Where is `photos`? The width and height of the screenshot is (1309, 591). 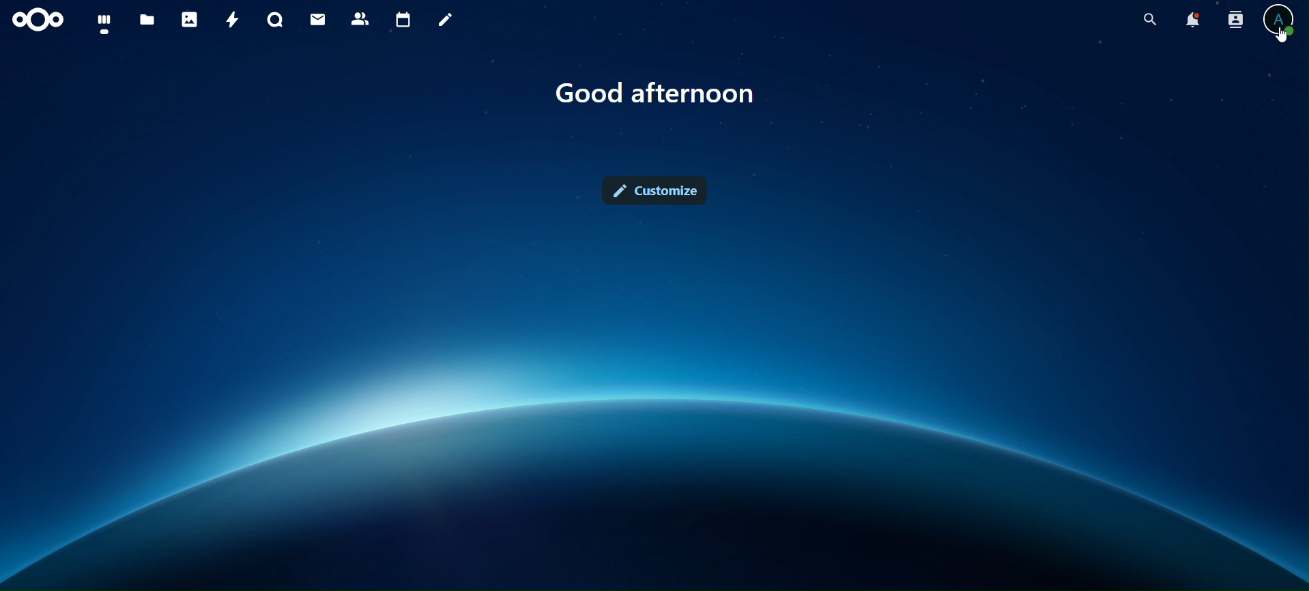 photos is located at coordinates (188, 18).